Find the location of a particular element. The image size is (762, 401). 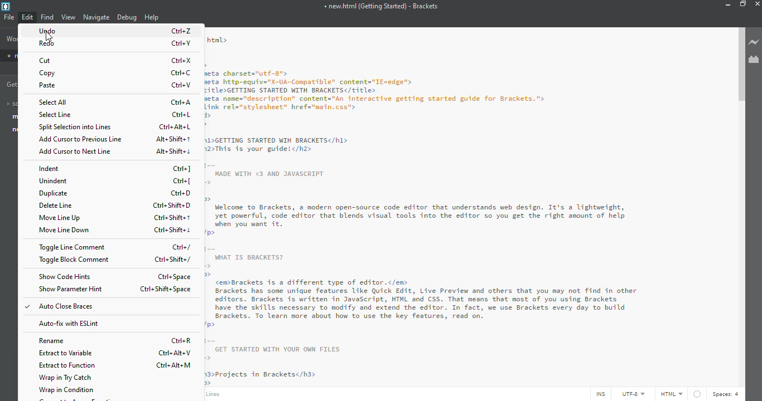

file is located at coordinates (9, 17).